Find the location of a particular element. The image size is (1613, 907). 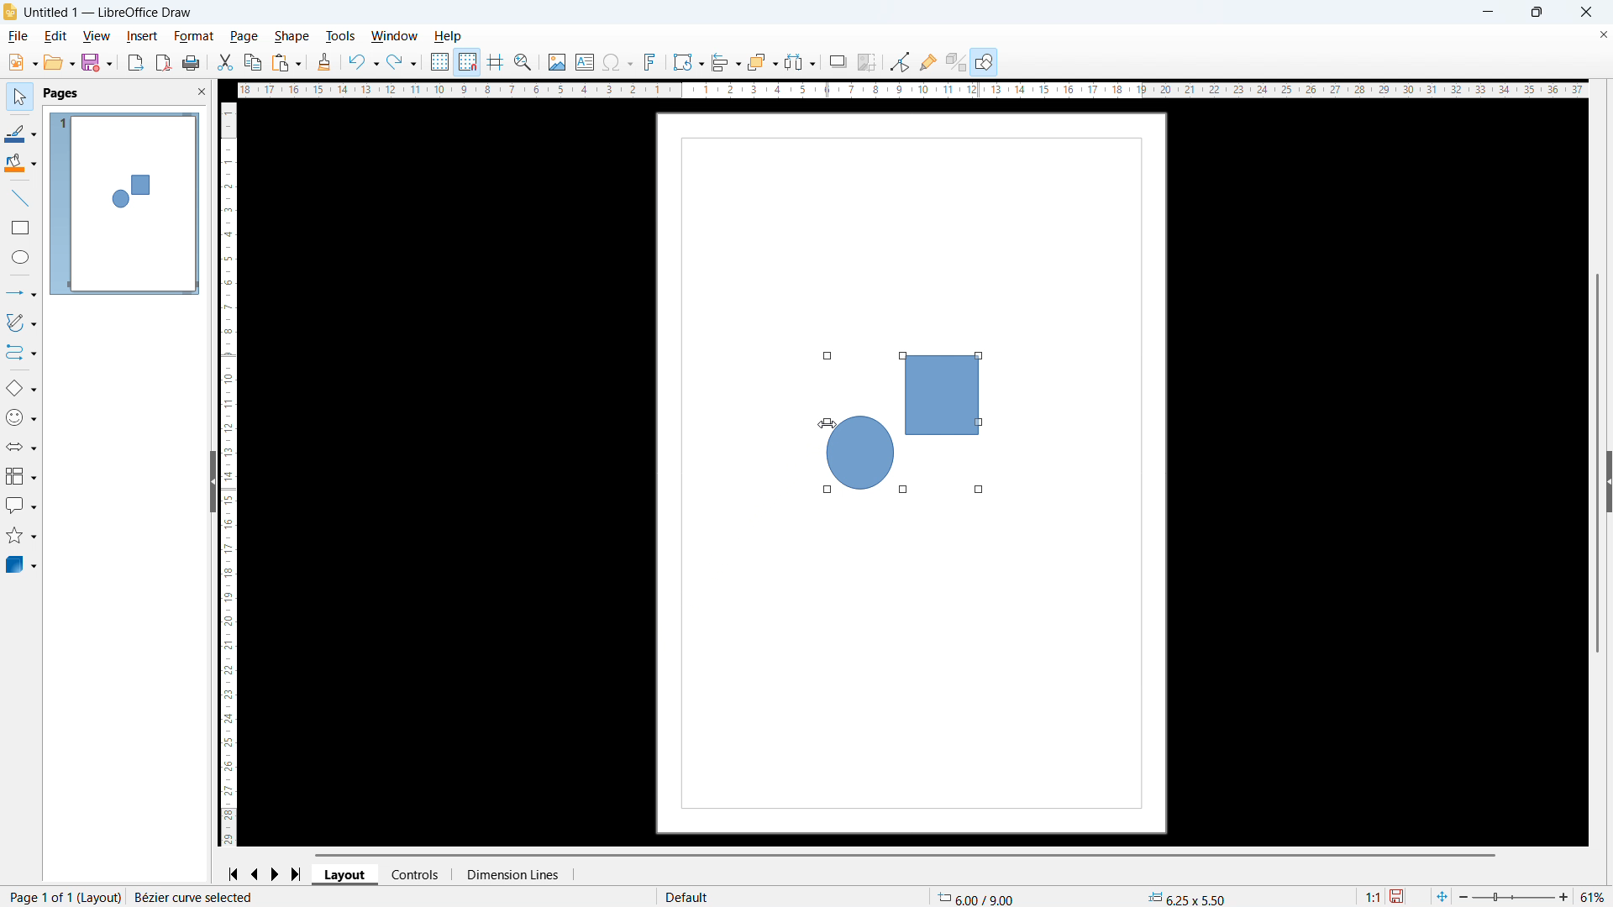

Go to last page  is located at coordinates (297, 874).